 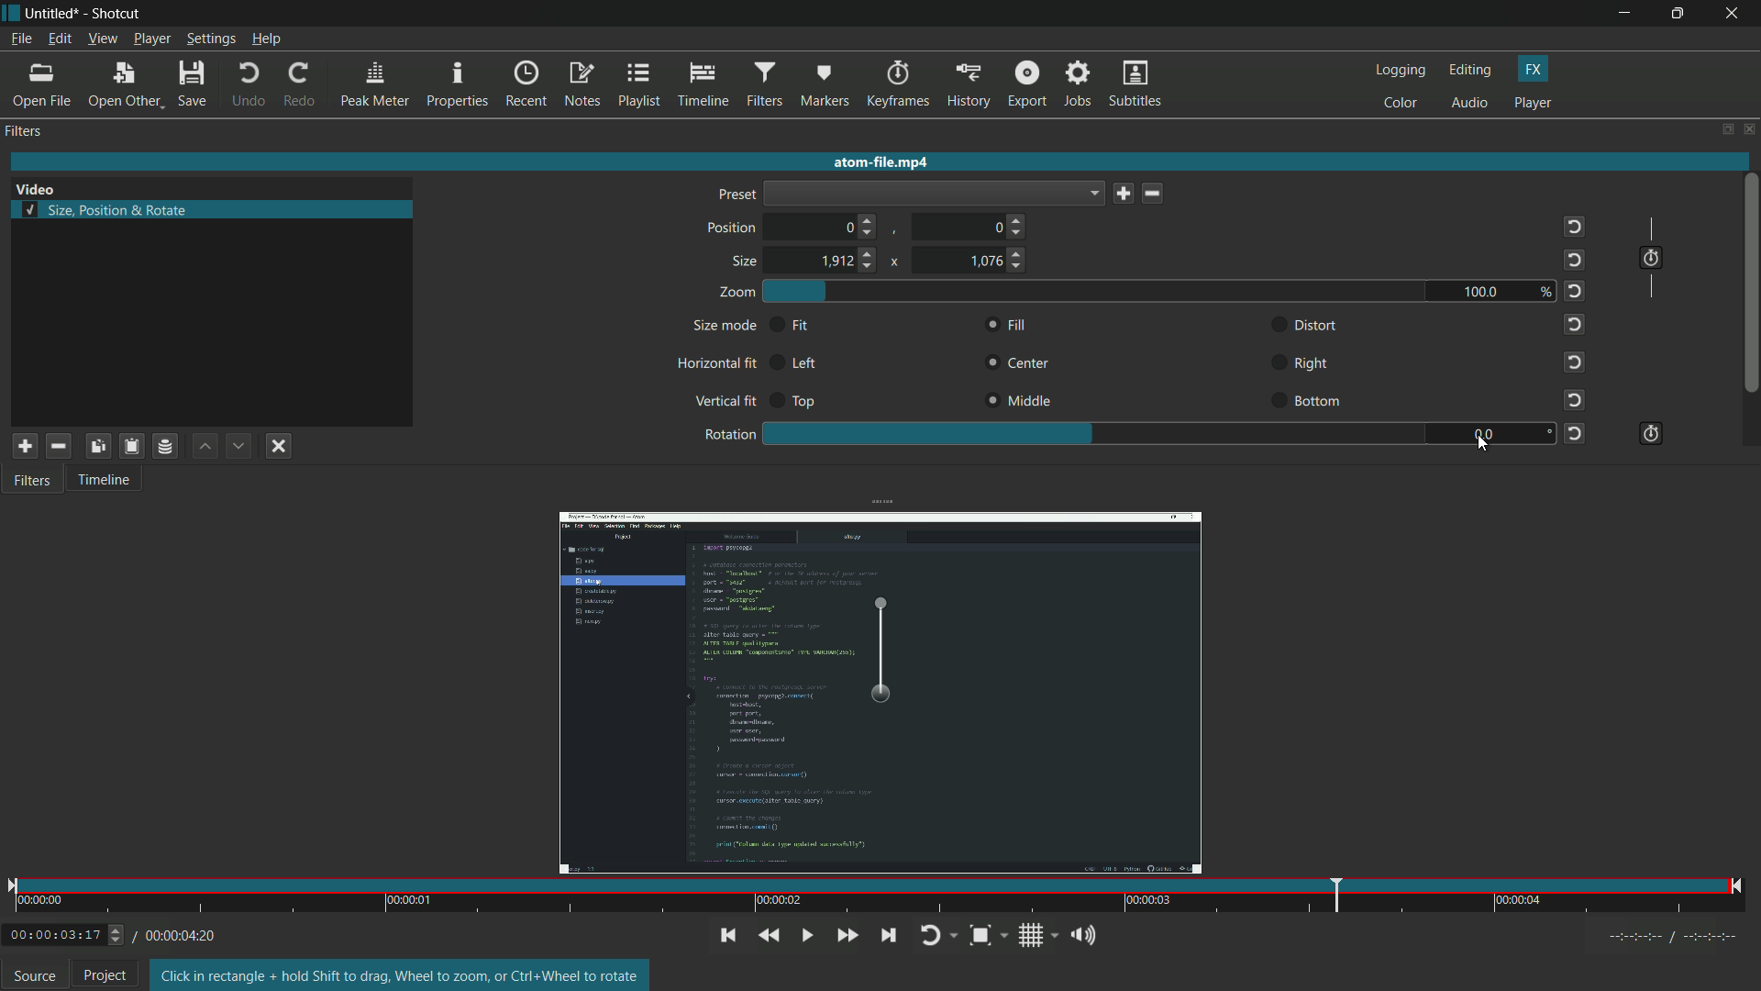 What do you see at coordinates (1648, 222) in the screenshot?
I see `|` at bounding box center [1648, 222].